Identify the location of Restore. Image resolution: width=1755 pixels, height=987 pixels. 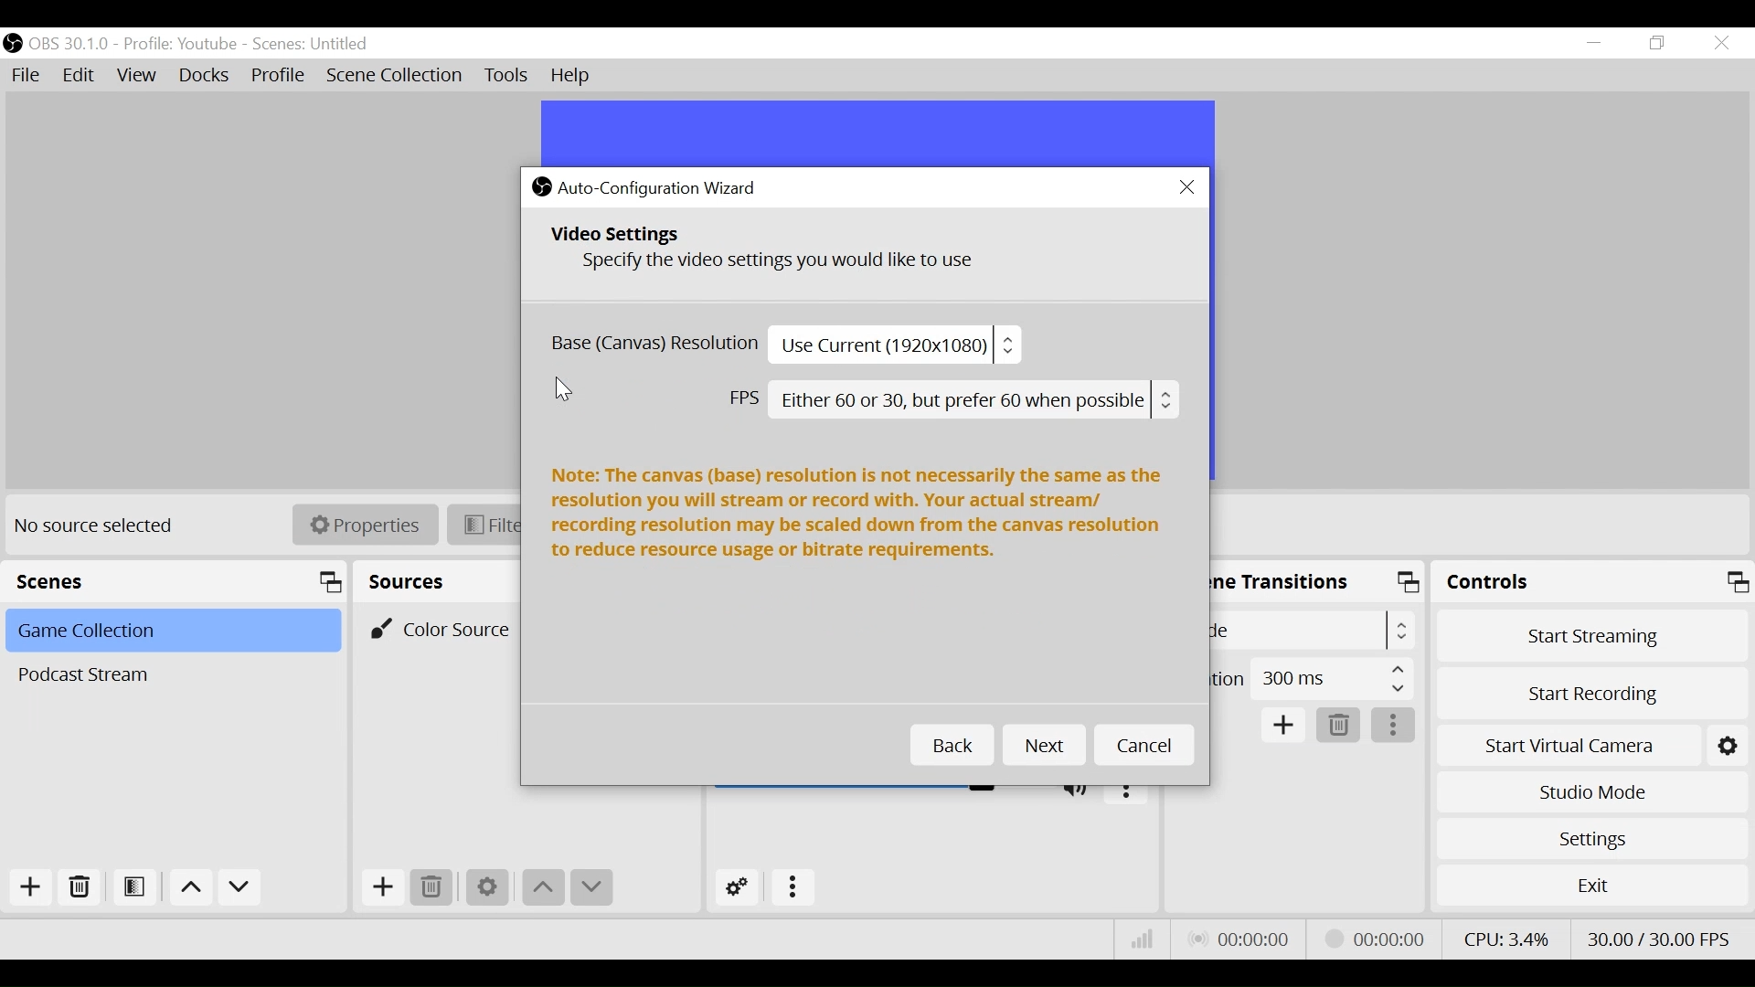
(1655, 43).